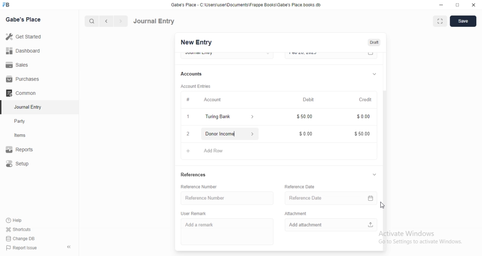  What do you see at coordinates (374, 43) in the screenshot?
I see `draft` at bounding box center [374, 43].